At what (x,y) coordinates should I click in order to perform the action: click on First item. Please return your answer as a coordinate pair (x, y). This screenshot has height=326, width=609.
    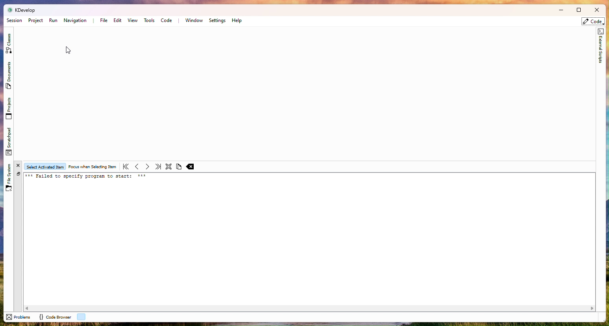
    Looking at the image, I should click on (126, 166).